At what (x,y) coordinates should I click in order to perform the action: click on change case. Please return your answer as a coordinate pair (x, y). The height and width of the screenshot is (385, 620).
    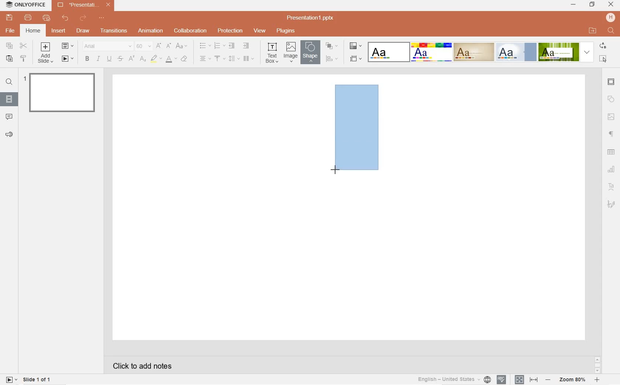
    Looking at the image, I should click on (182, 46).